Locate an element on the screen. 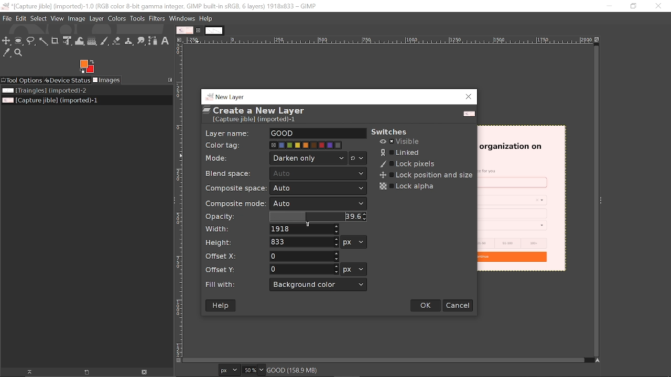 The height and width of the screenshot is (377, 671). Composite space is located at coordinates (318, 189).